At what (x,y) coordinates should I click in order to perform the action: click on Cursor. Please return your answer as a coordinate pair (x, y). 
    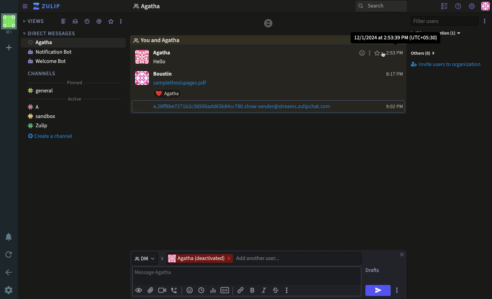
    Looking at the image, I should click on (383, 55).